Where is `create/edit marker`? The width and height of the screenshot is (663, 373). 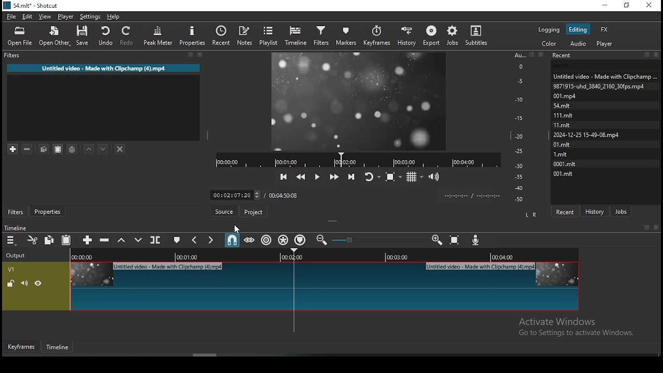 create/edit marker is located at coordinates (175, 240).